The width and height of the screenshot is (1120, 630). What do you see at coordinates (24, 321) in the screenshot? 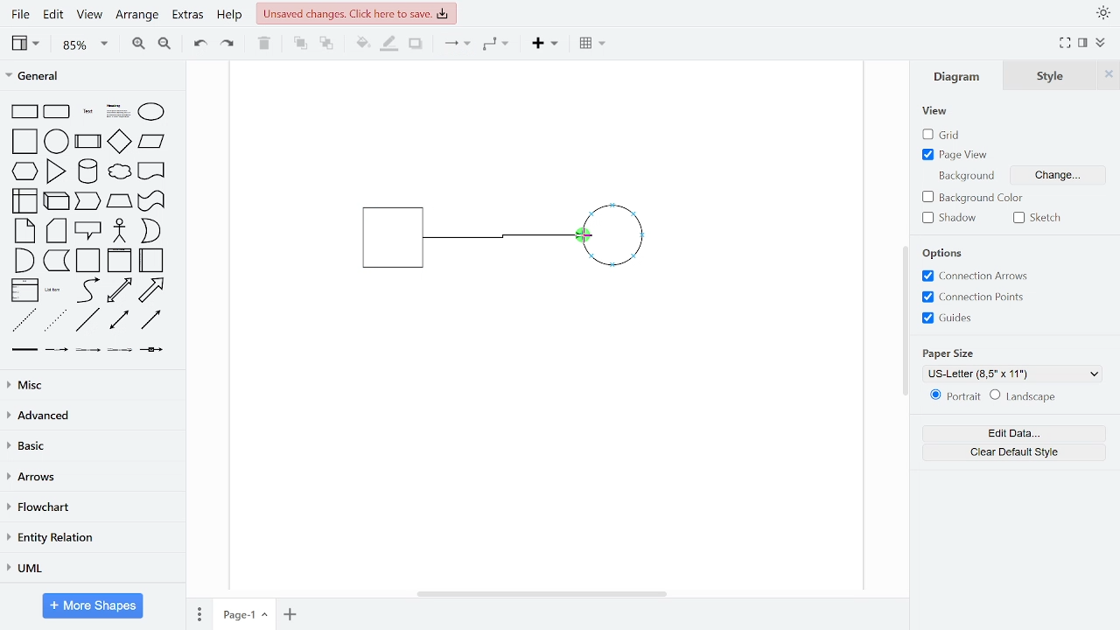
I see `dashed line` at bounding box center [24, 321].